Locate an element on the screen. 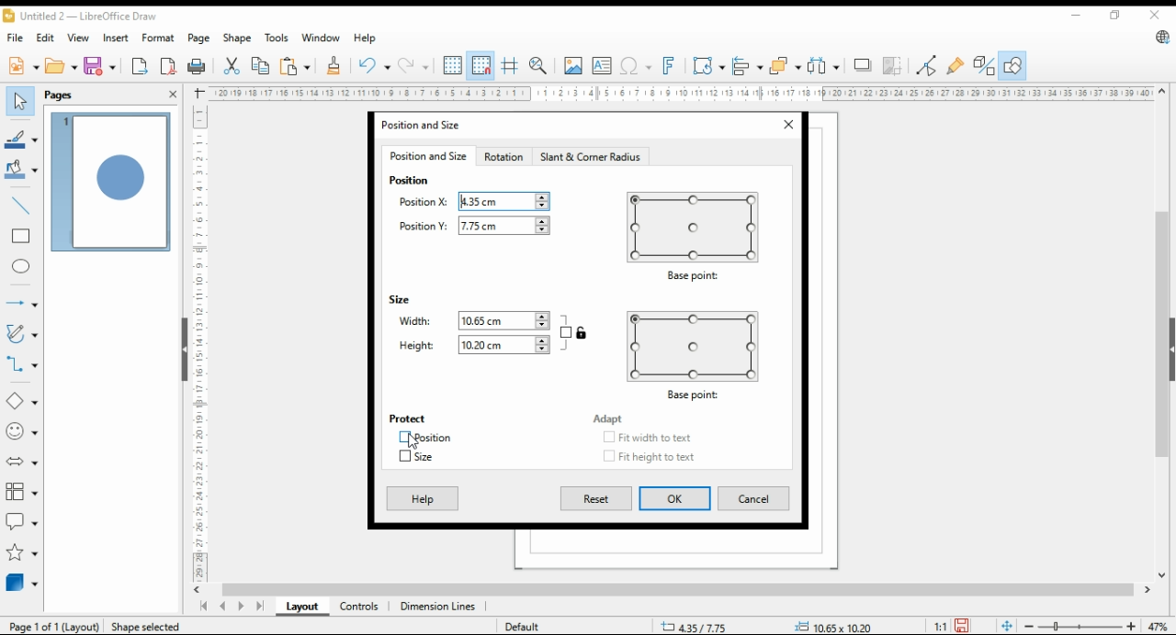 This screenshot has width=1176, height=635. insert is located at coordinates (116, 38).